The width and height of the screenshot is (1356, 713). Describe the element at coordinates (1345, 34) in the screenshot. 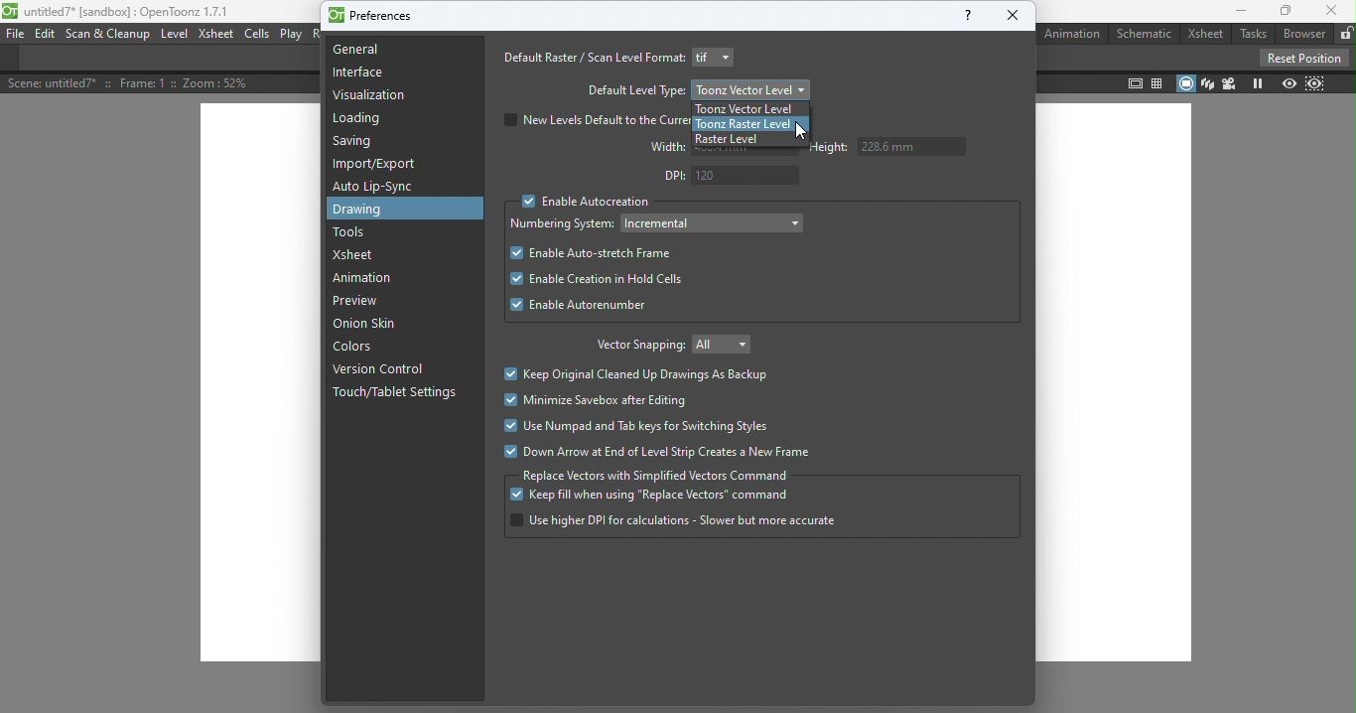

I see `Lock rooms tab` at that location.